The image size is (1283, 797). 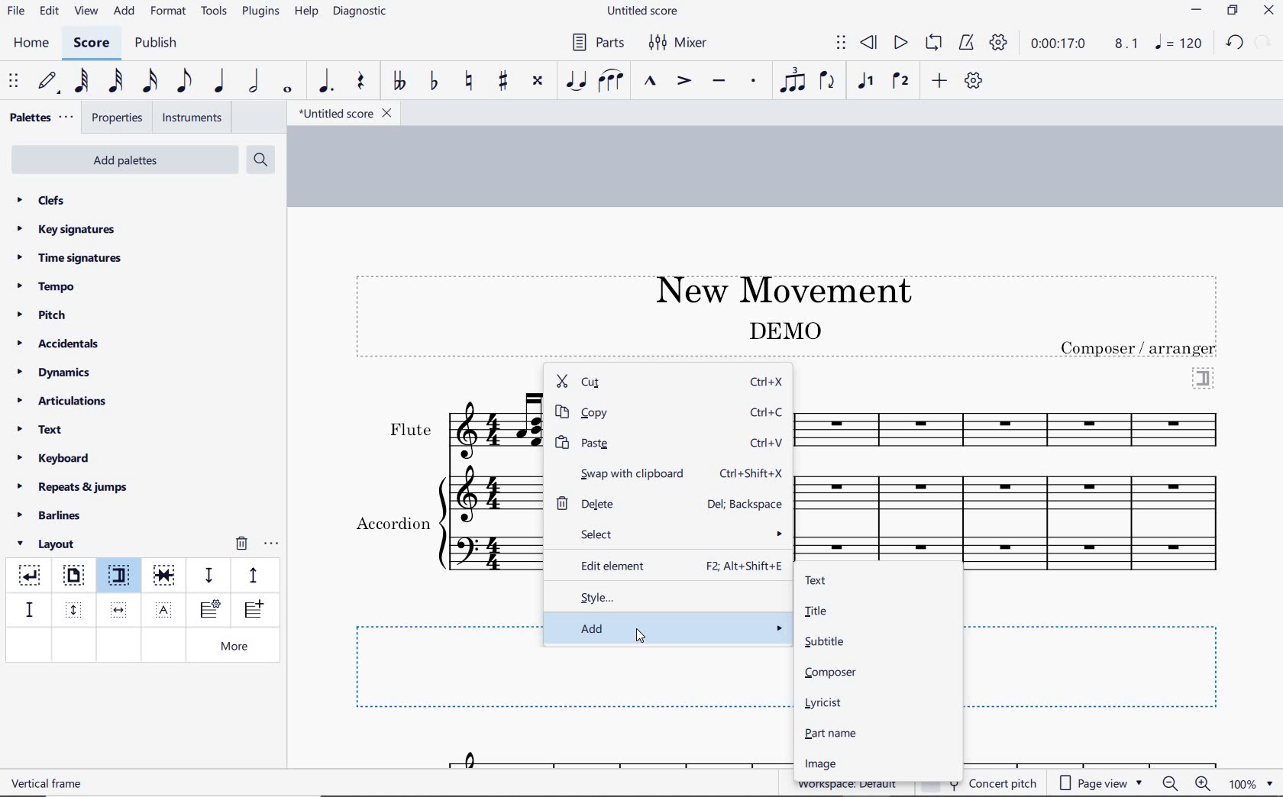 I want to click on pitch, so click(x=47, y=315).